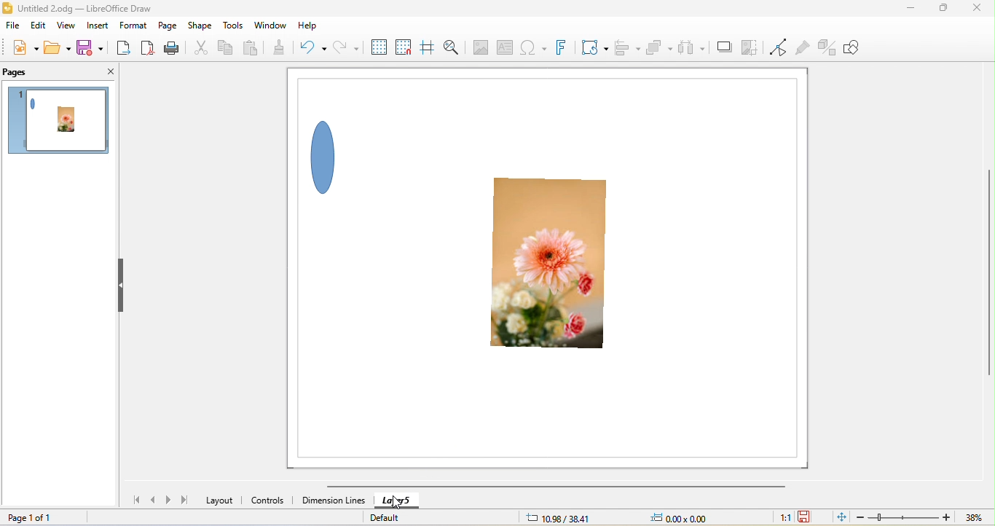 Image resolution: width=995 pixels, height=526 pixels. Describe the element at coordinates (974, 517) in the screenshot. I see `zoom factor` at that location.